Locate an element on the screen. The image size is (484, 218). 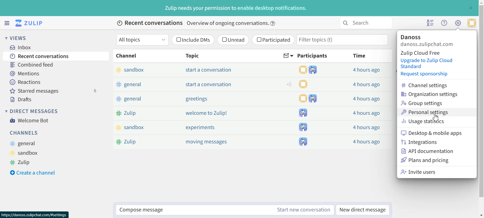
Compose message is located at coordinates (192, 210).